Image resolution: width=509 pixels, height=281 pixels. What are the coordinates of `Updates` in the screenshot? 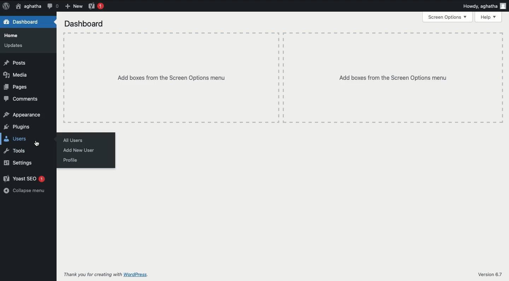 It's located at (14, 45).